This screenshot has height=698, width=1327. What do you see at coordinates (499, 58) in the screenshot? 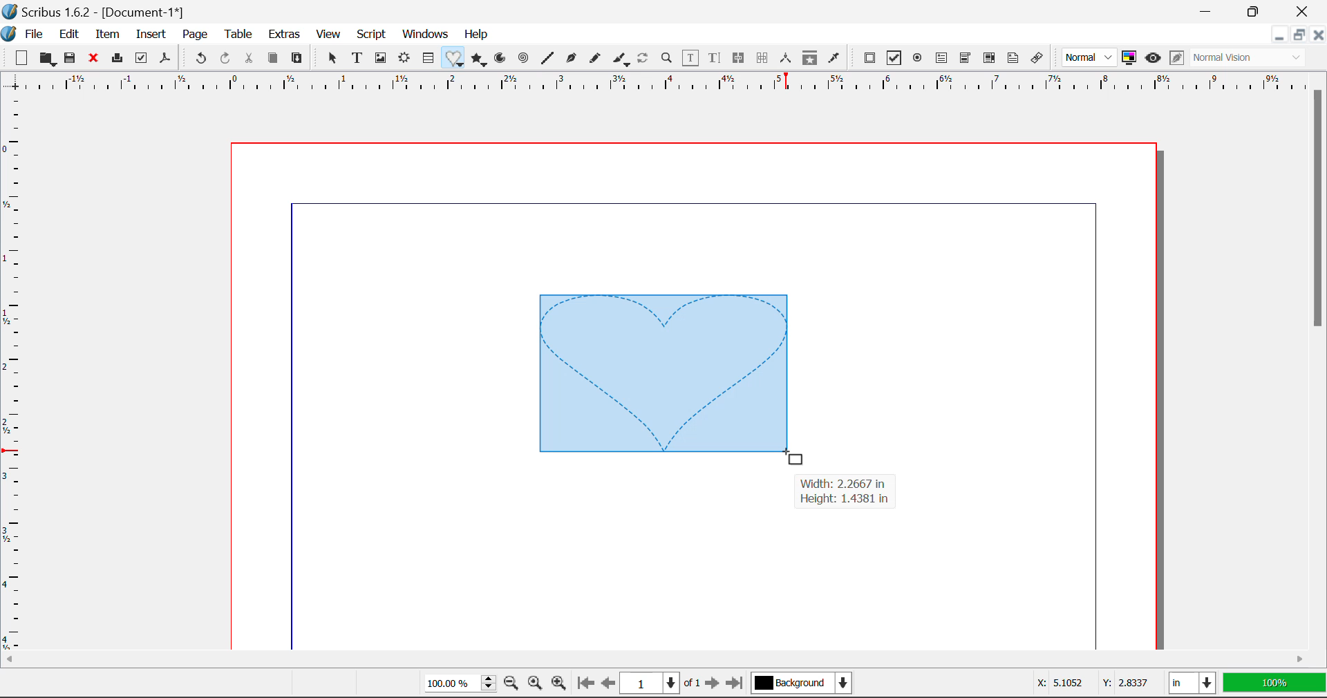
I see `Arcs` at bounding box center [499, 58].